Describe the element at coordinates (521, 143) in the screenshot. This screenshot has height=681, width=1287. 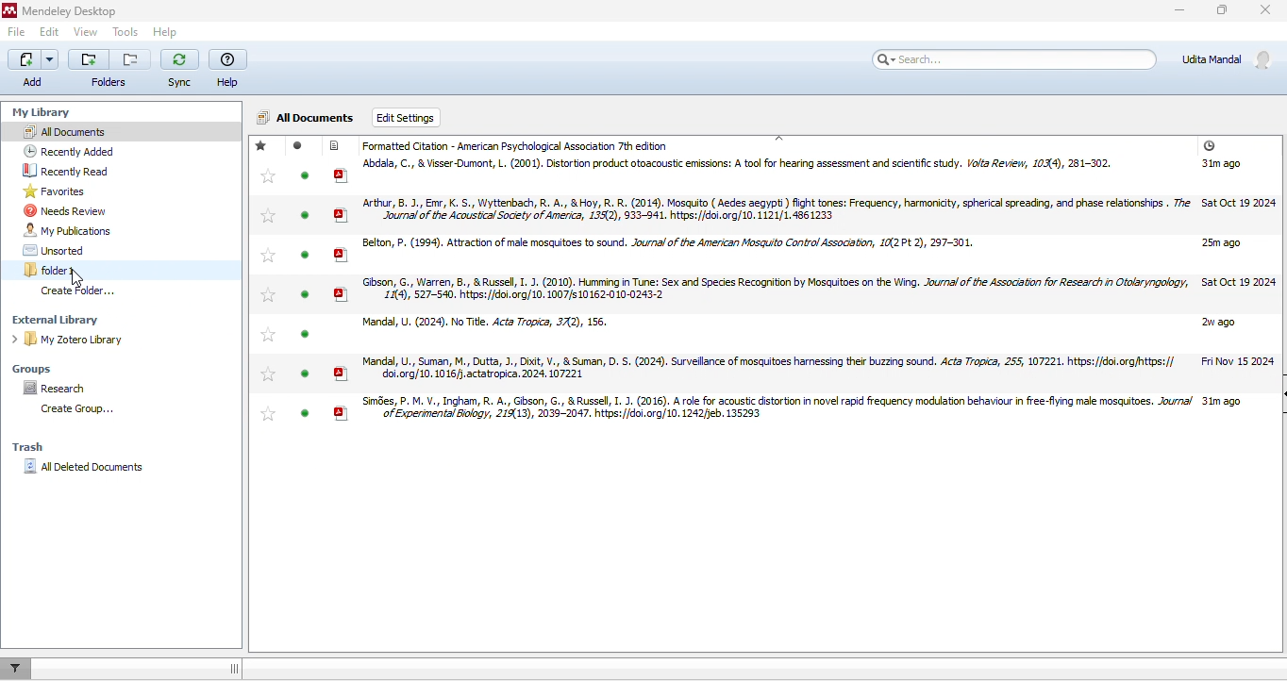
I see `formatted citation APA 7 th` at that location.